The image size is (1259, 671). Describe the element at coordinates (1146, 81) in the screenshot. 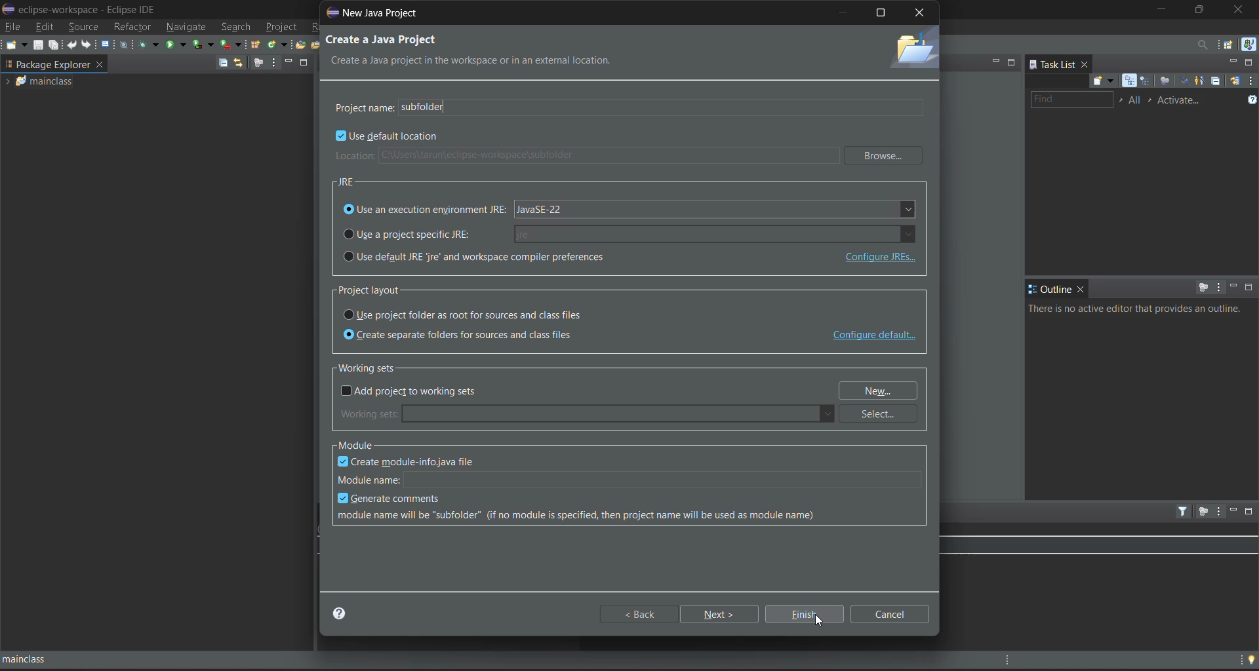

I see `scheduled` at that location.